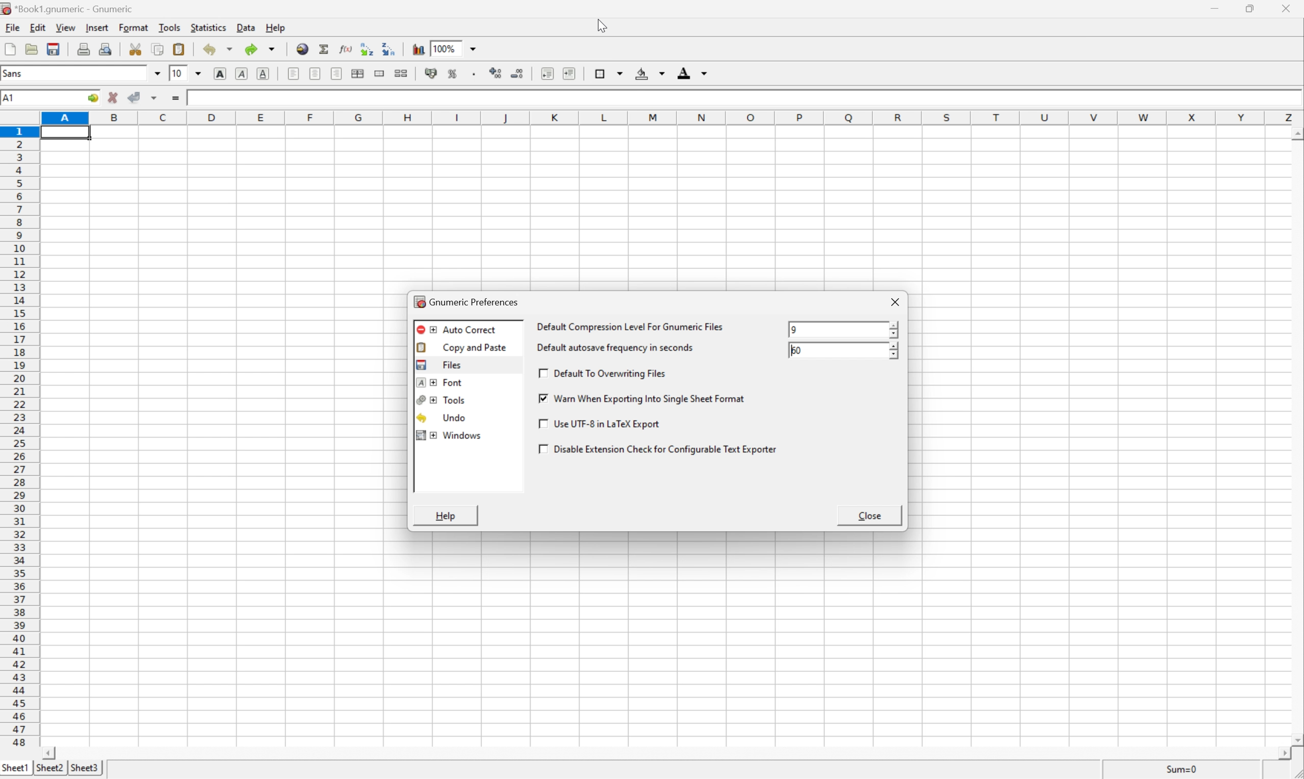  What do you see at coordinates (471, 303) in the screenshot?
I see `gnumeric preferences` at bounding box center [471, 303].